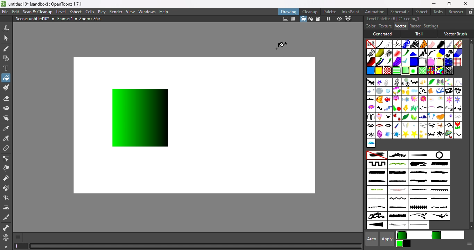 The height and width of the screenshot is (250, 474). What do you see at coordinates (456, 33) in the screenshot?
I see `Vector Brush` at bounding box center [456, 33].